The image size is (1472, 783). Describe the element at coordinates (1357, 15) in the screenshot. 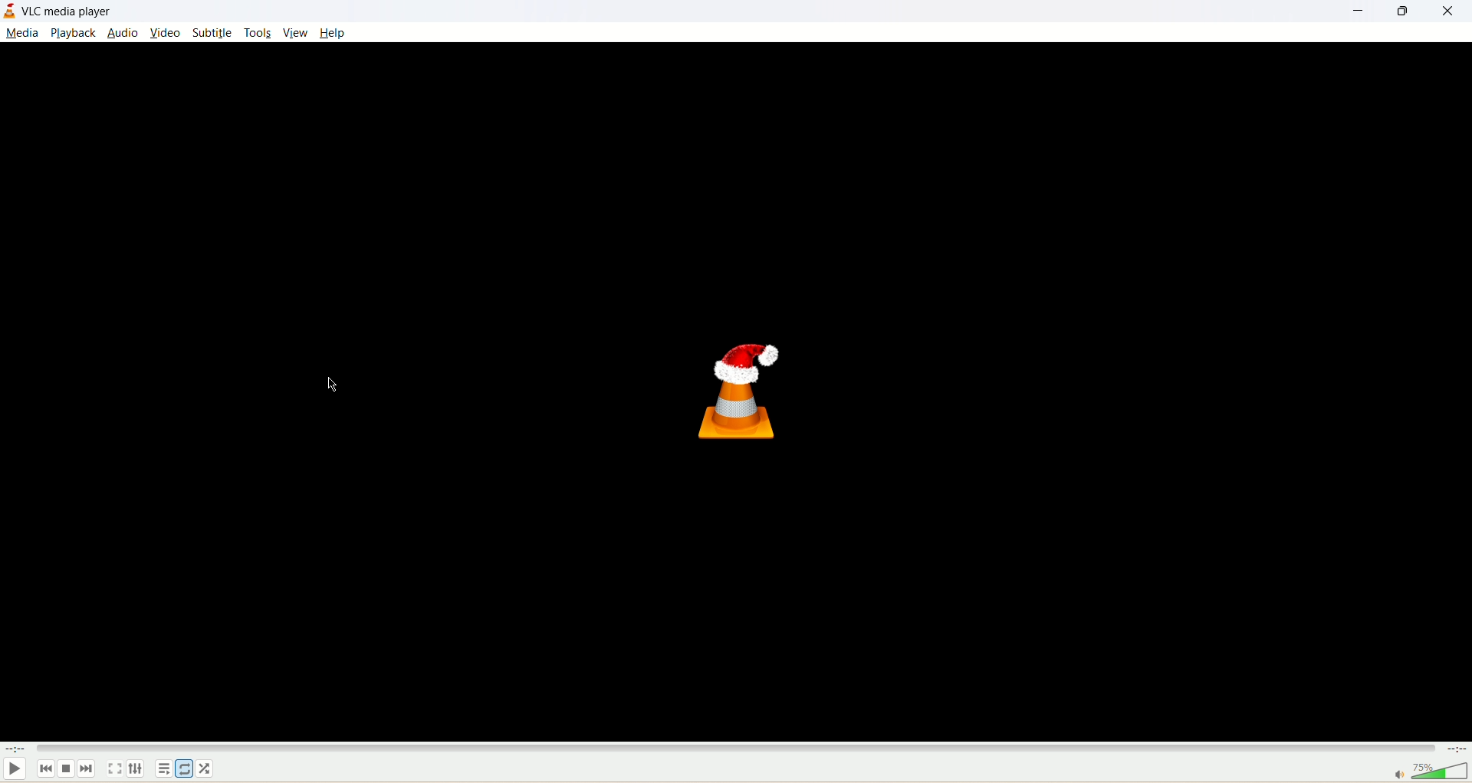

I see `minimize` at that location.